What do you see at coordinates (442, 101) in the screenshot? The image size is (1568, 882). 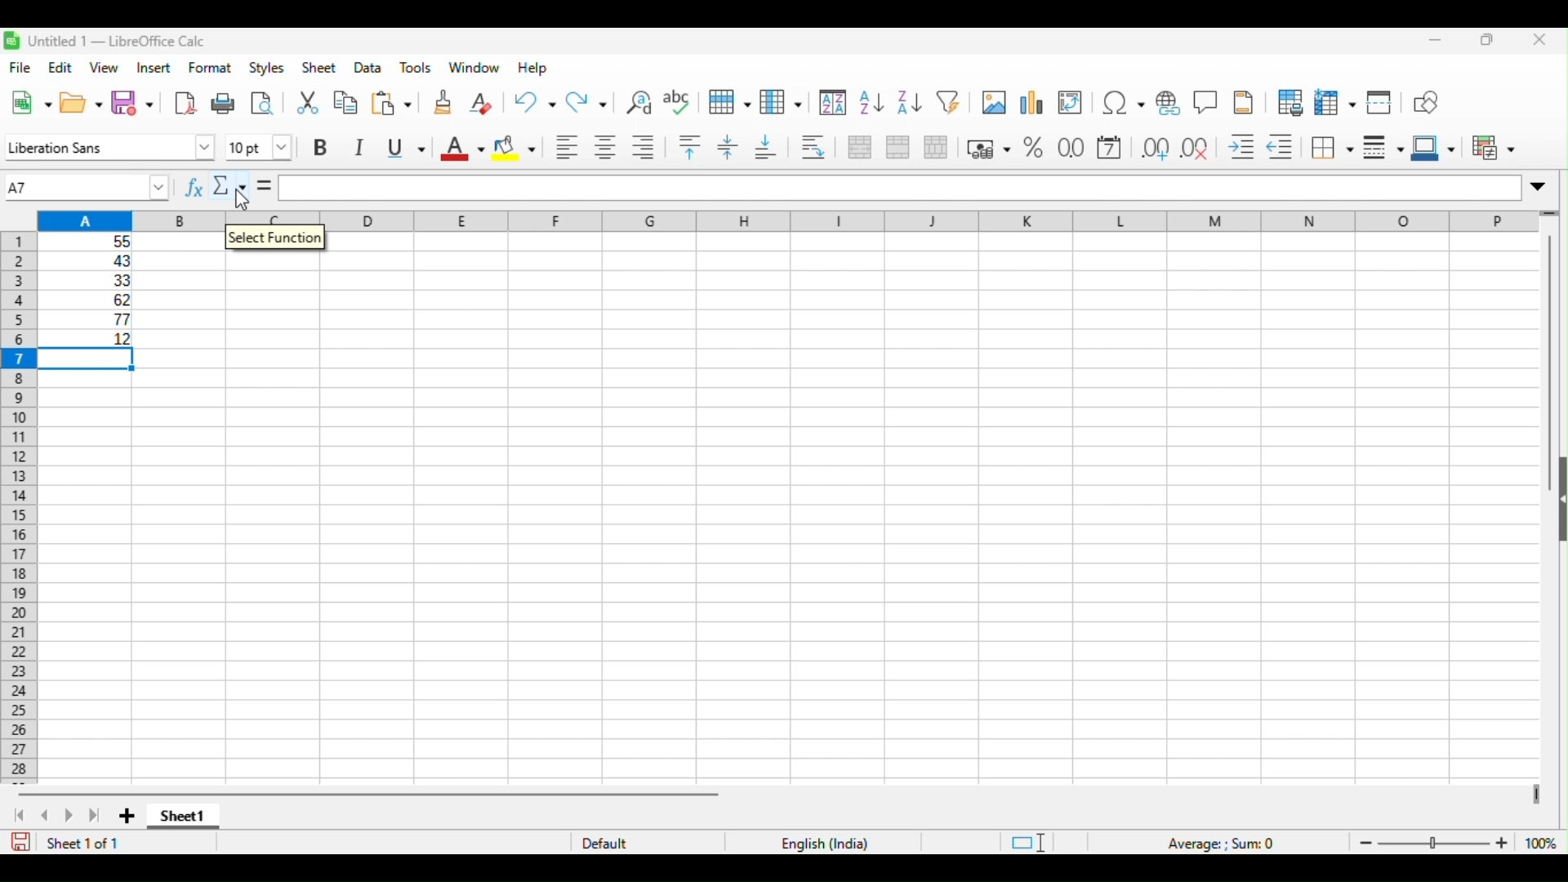 I see `clone` at bounding box center [442, 101].